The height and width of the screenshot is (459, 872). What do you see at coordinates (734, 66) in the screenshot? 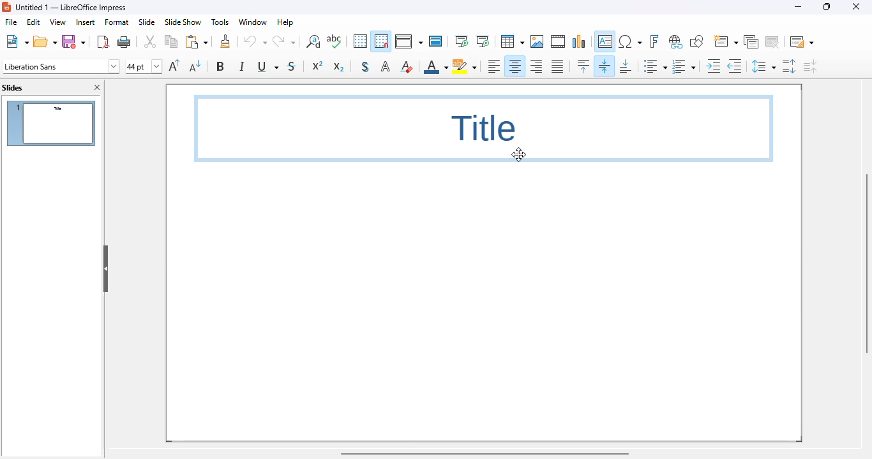
I see `decrease indent` at bounding box center [734, 66].